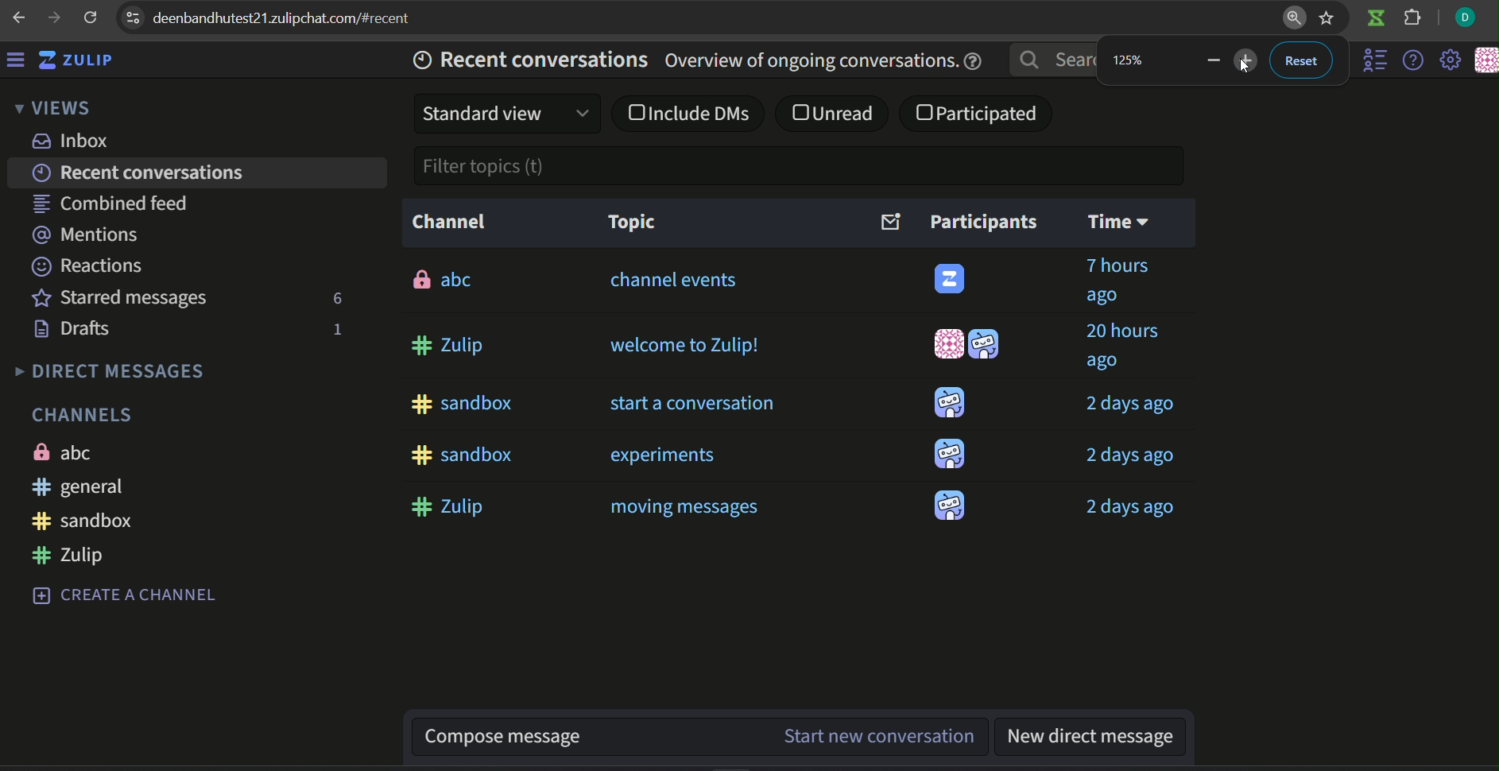 The width and height of the screenshot is (1499, 771). Describe the element at coordinates (85, 232) in the screenshot. I see `mentions` at that location.